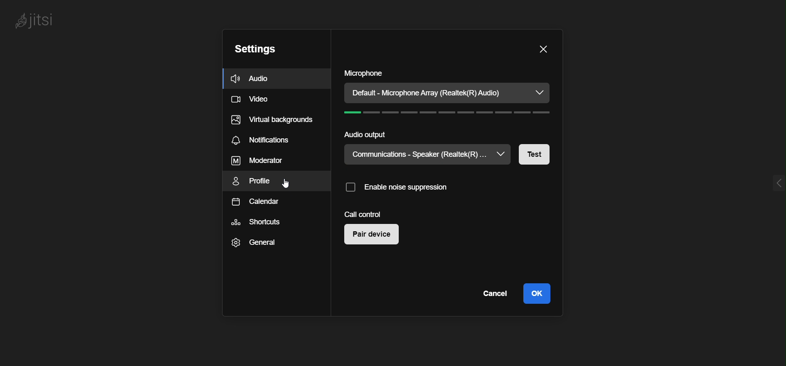  I want to click on volume, so click(452, 113).